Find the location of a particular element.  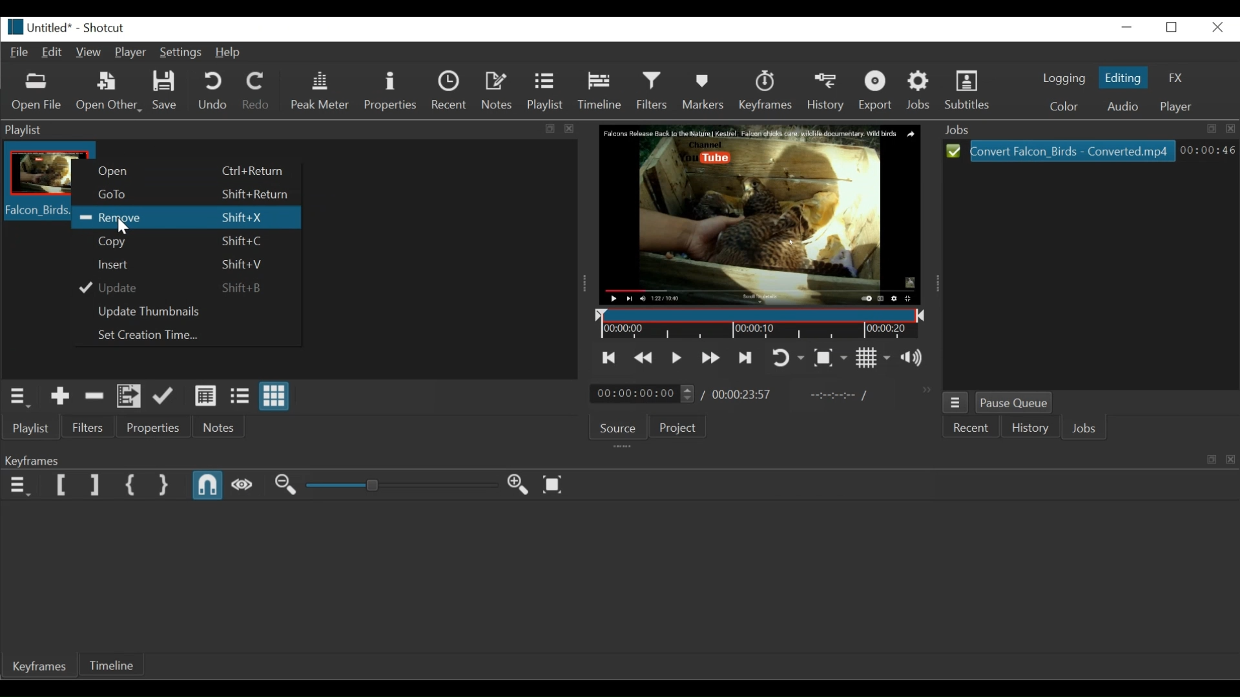

Color is located at coordinates (1059, 107).